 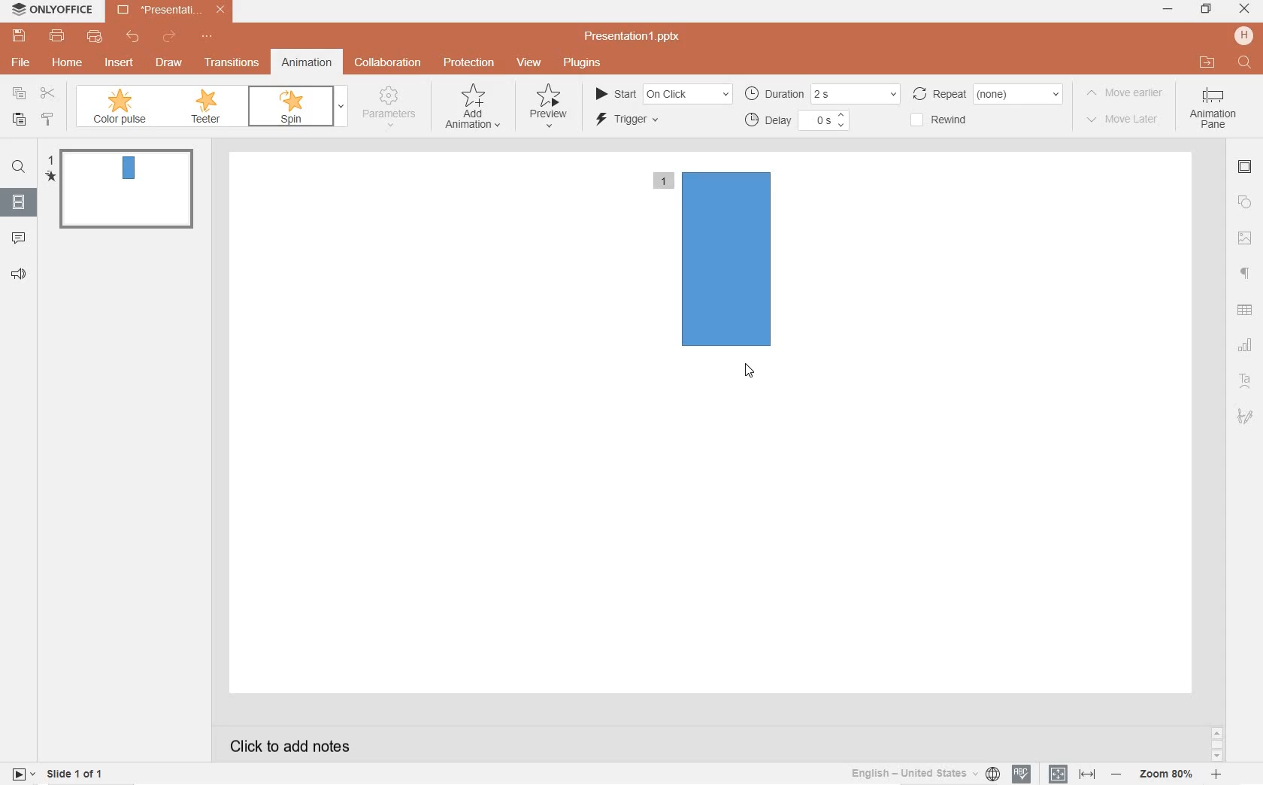 I want to click on print, so click(x=58, y=36).